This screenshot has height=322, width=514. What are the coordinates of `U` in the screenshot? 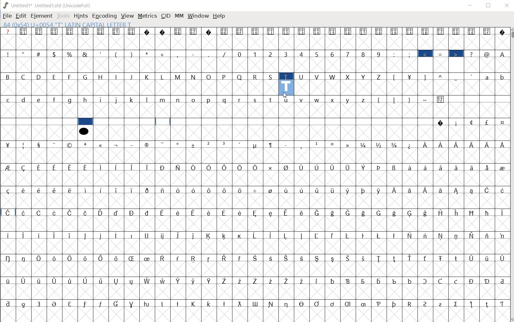 It's located at (302, 76).